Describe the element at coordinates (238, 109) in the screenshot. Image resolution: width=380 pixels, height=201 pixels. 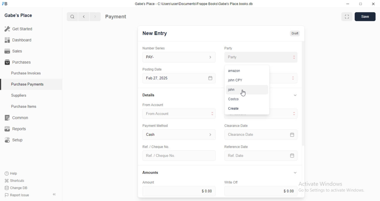
I see `Create` at that location.